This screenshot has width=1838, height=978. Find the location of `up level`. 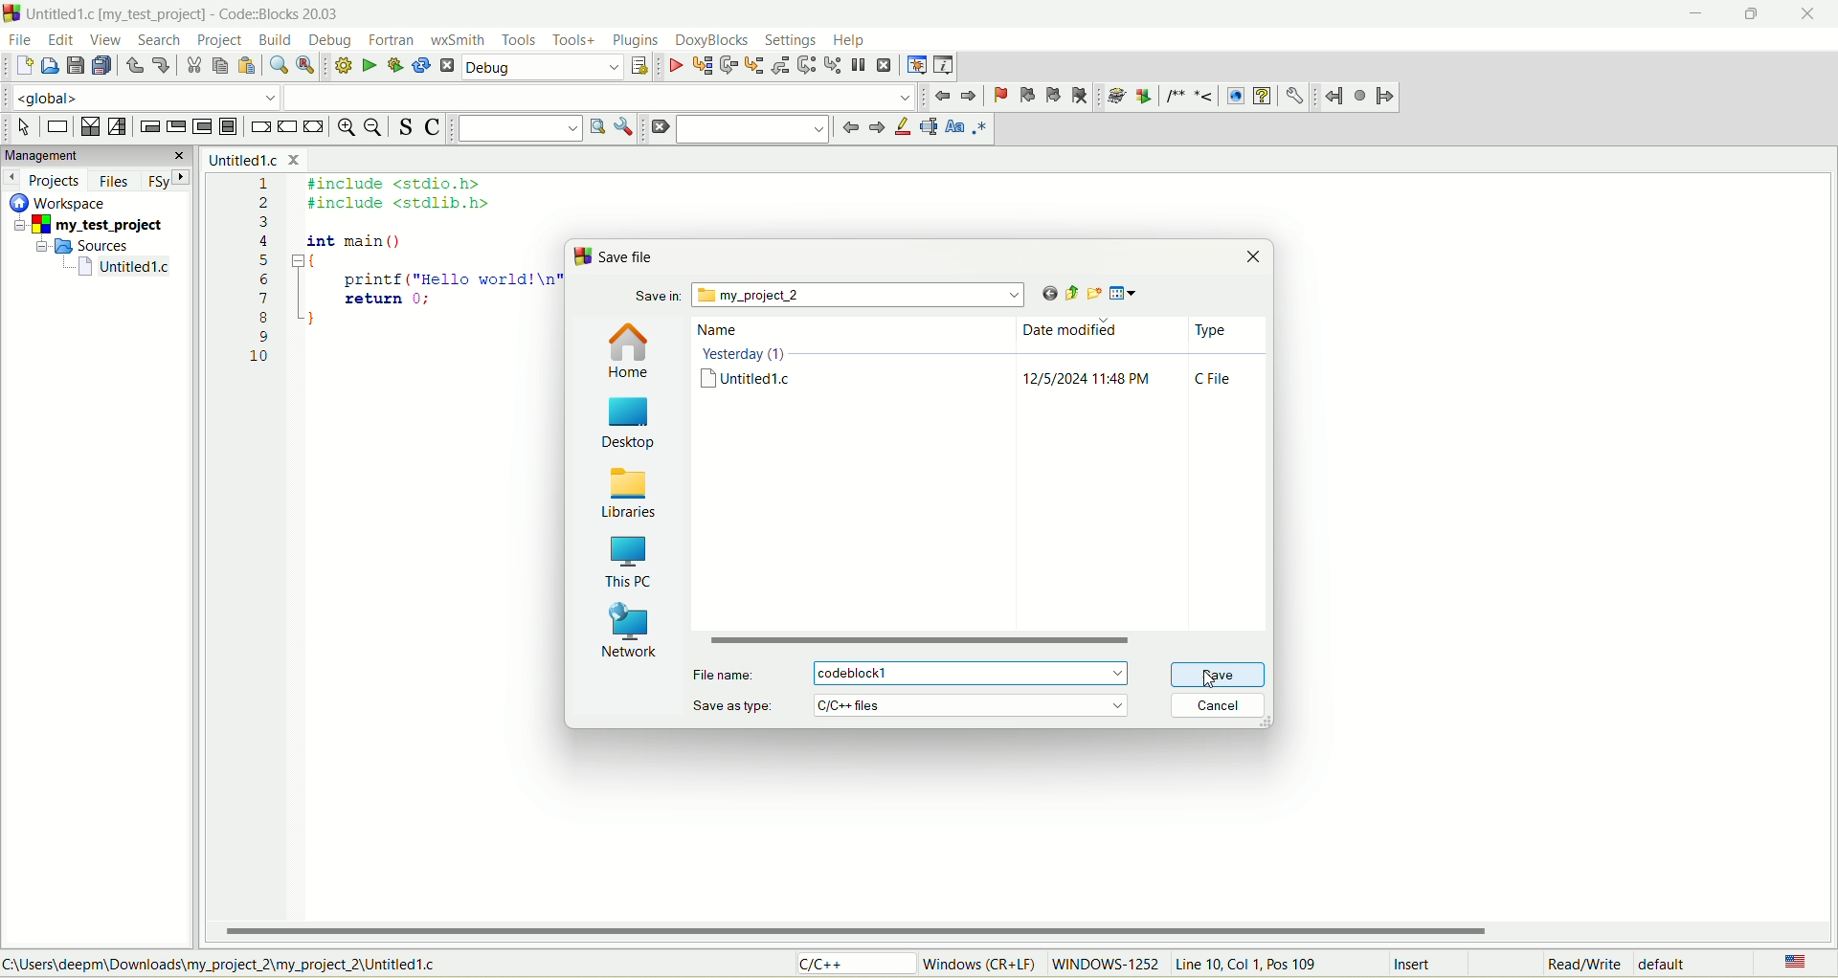

up level is located at coordinates (1066, 293).